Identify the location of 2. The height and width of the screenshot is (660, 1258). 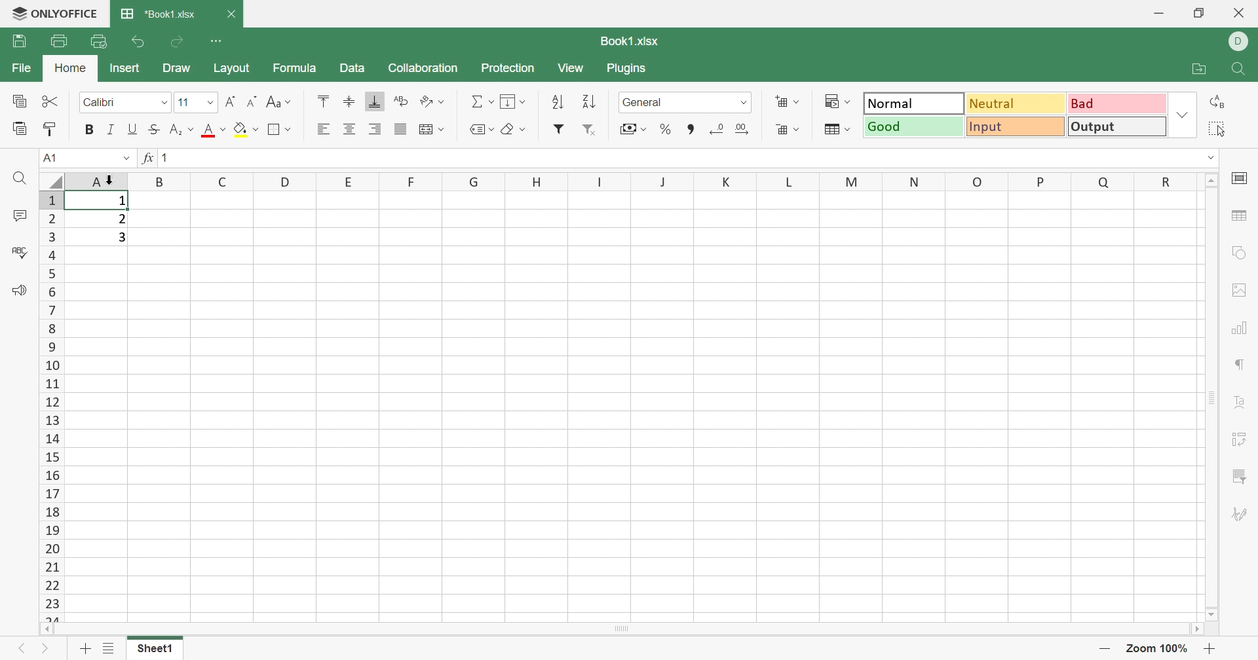
(121, 219).